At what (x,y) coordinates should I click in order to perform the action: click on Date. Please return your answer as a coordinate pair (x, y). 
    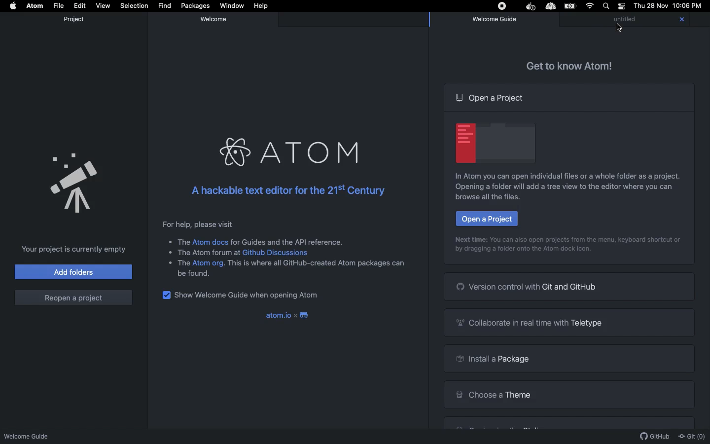
    Looking at the image, I should click on (650, 6).